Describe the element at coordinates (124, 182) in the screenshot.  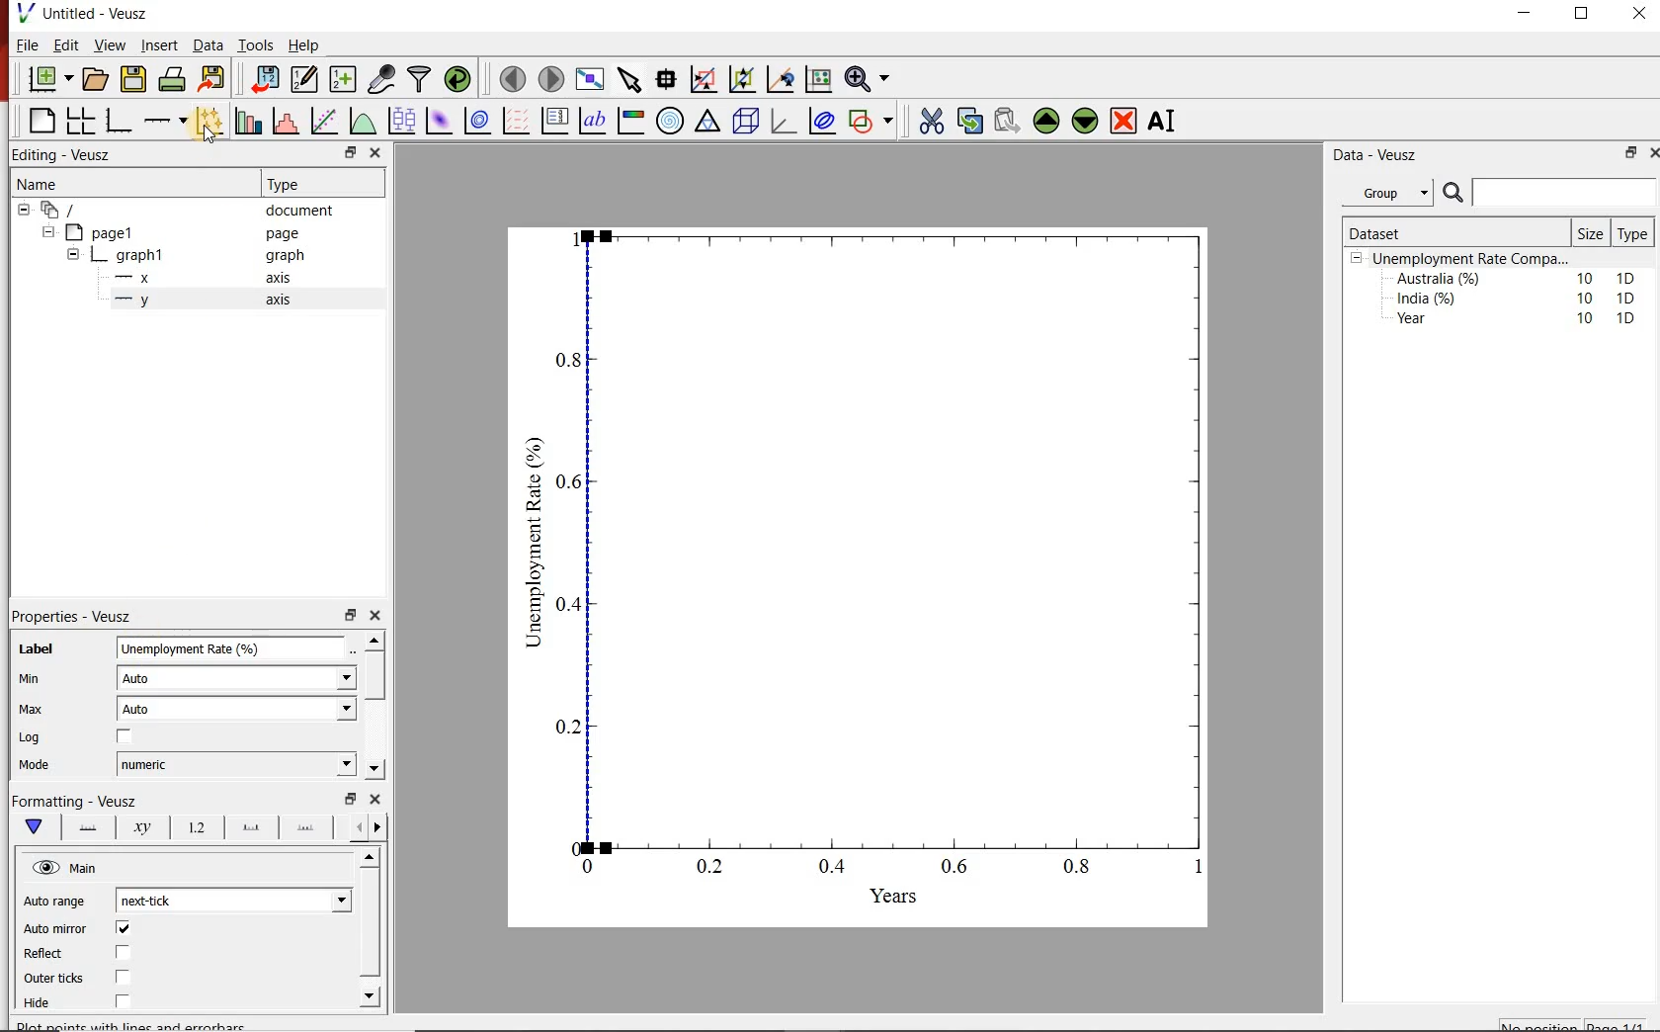
I see `Name` at that location.